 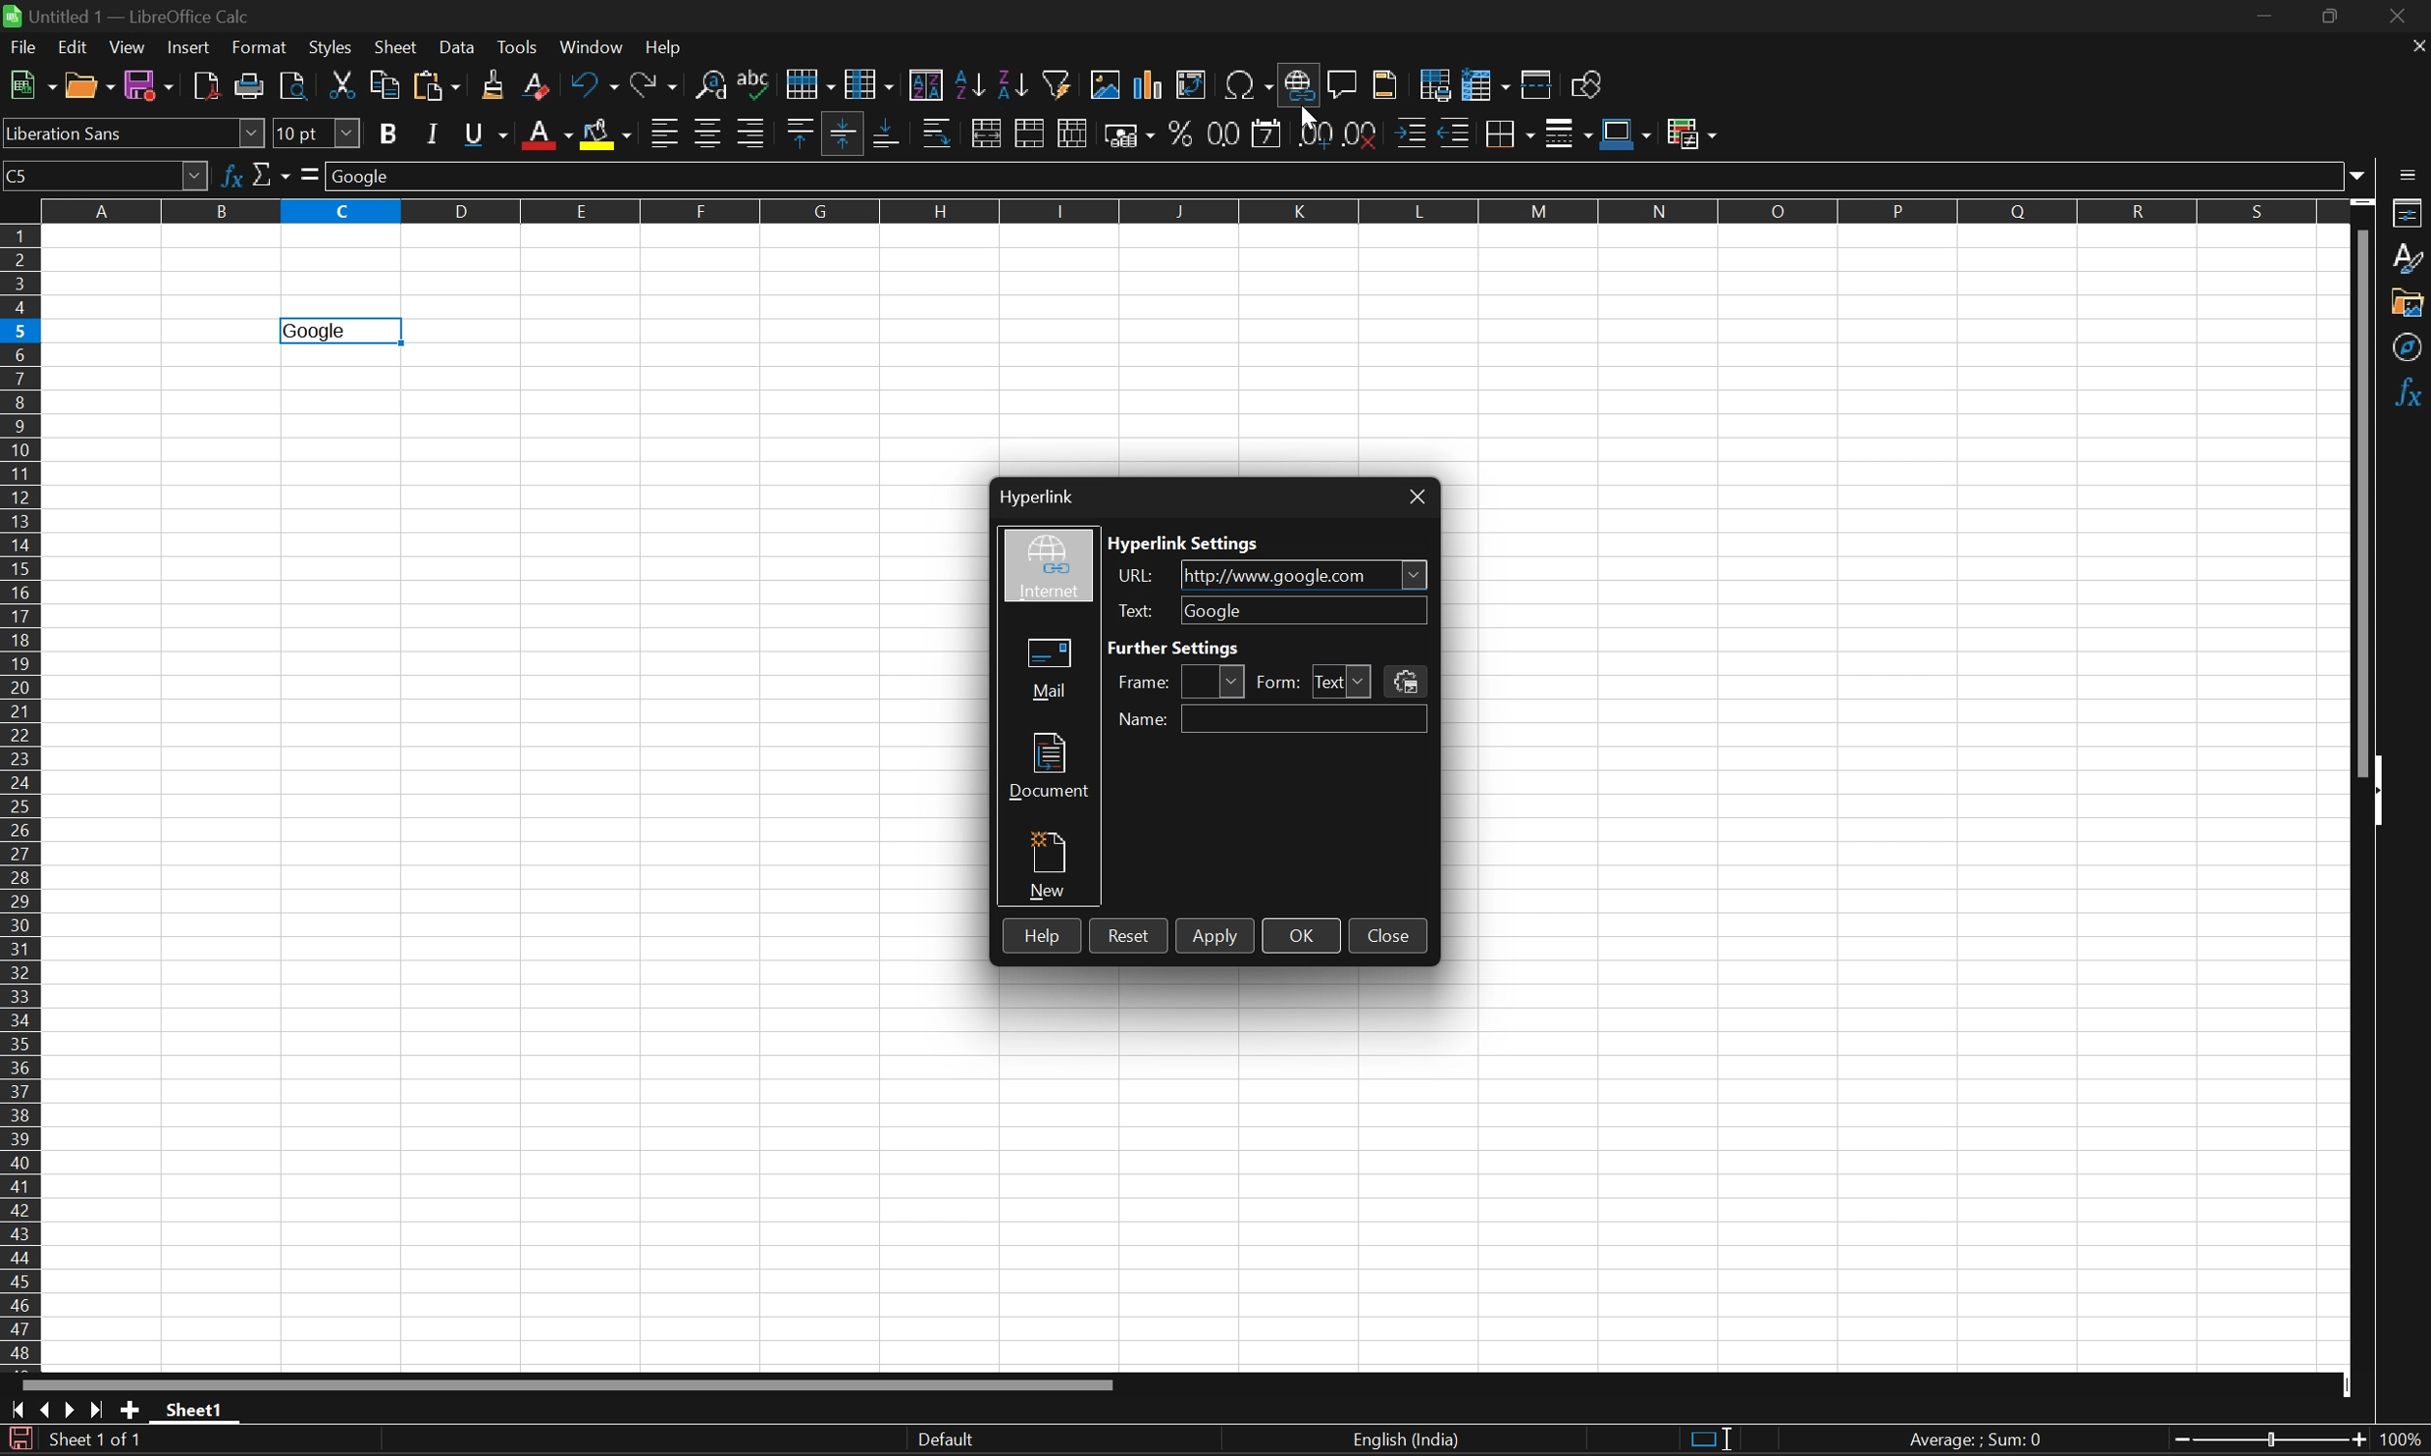 I want to click on Close, so click(x=2404, y=17).